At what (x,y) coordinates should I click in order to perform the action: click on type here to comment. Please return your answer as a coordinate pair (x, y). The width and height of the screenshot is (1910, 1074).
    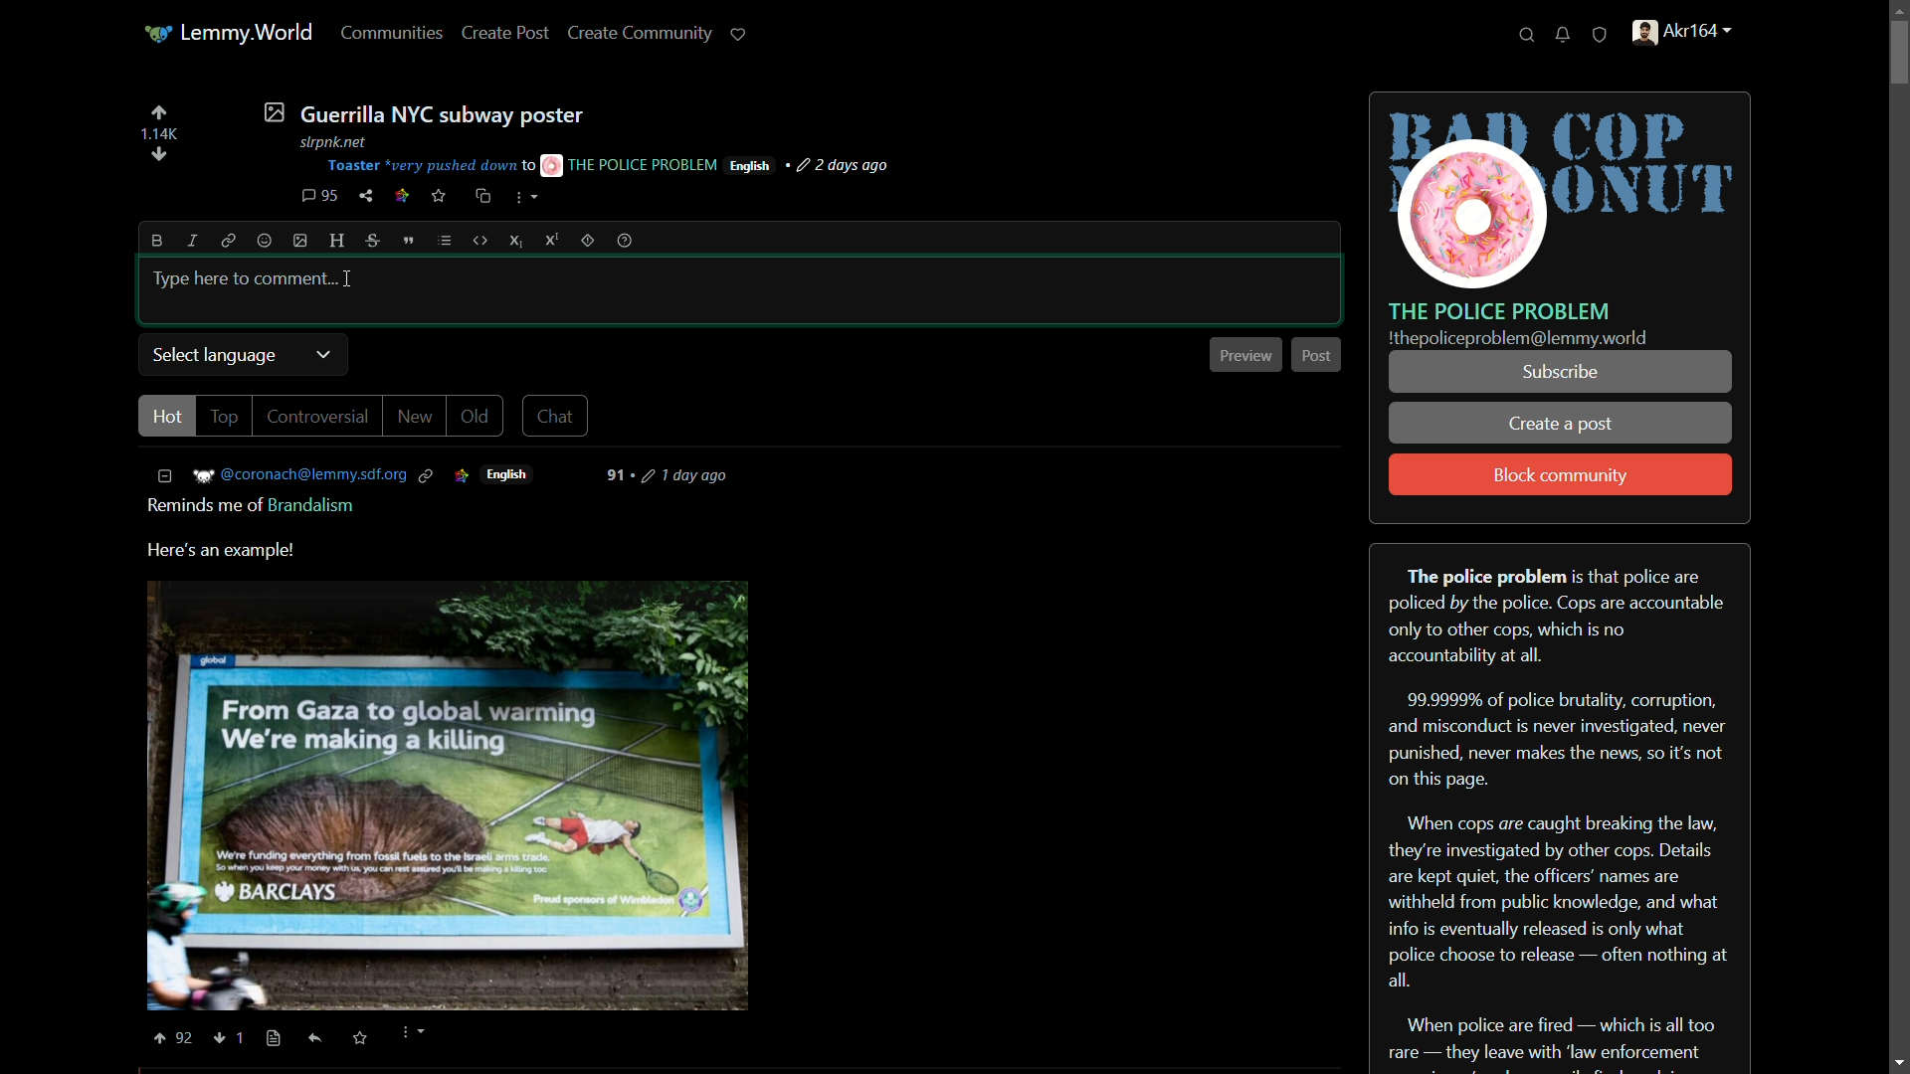
    Looking at the image, I should click on (241, 276).